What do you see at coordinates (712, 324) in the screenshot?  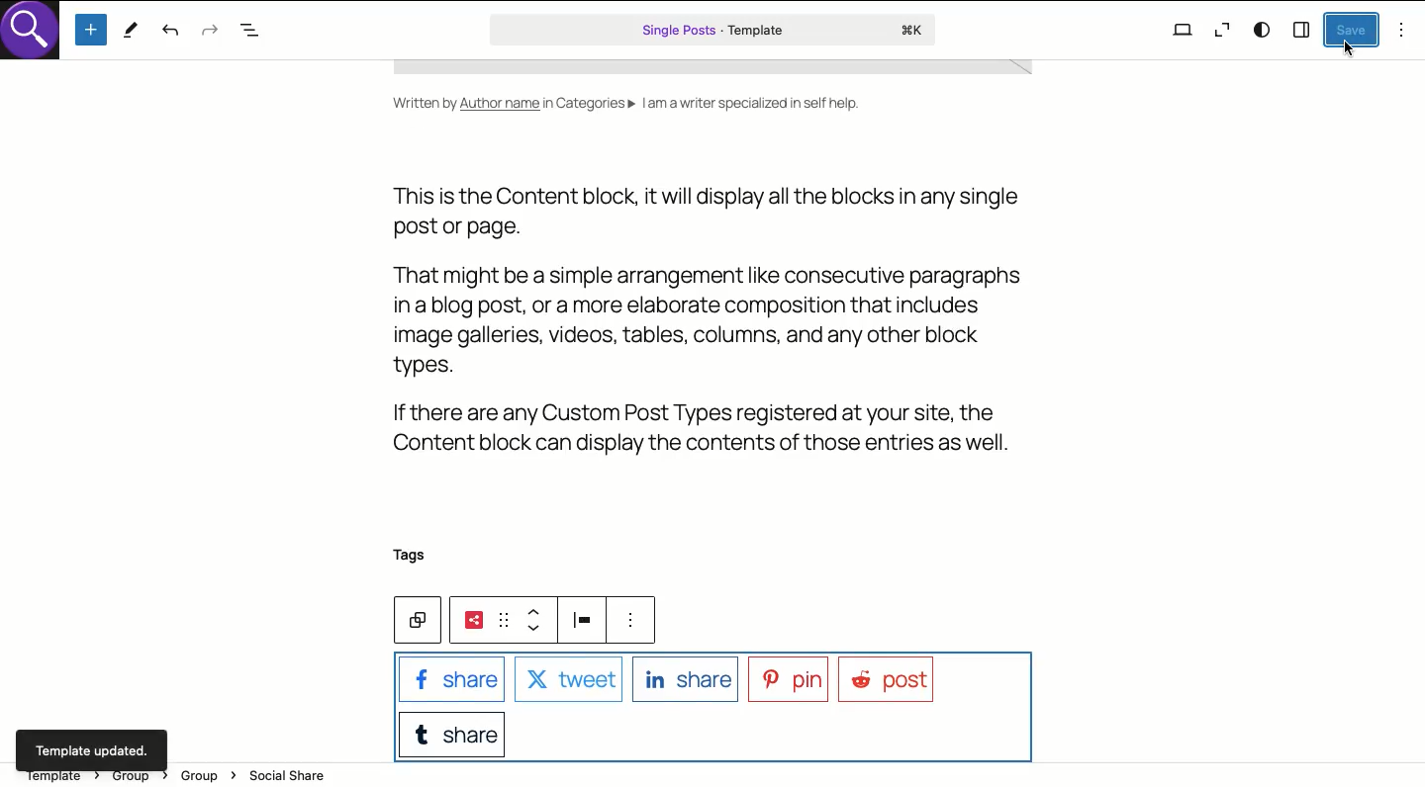 I see `This is the Content block, it will display all the blocks in any single
post or page.

That might be a simple arrangement like consecutive paragraphs
ina blog post, or a more elaborate composition that includes
image galleries, videos, tables, columns, and any other block
types.

If there are any Custom Post Types registered at your site, the
Content block can display the contents of those entries as well.` at bounding box center [712, 324].